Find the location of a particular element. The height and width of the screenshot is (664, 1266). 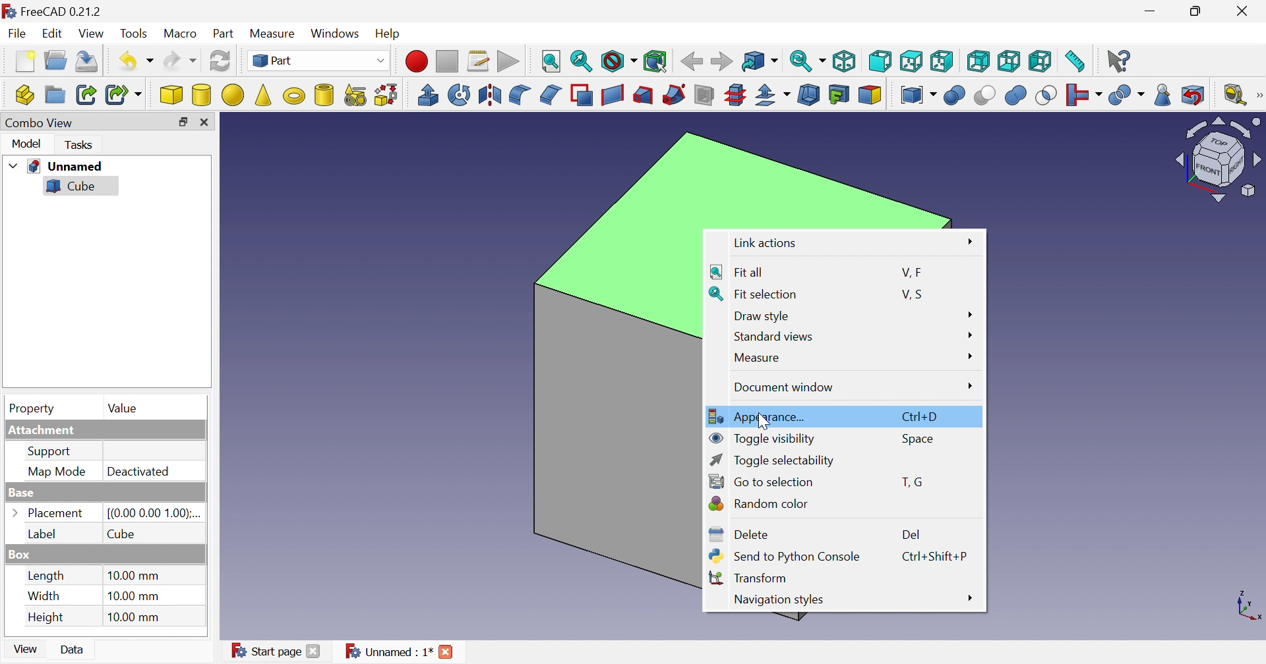

Back is located at coordinates (692, 62).